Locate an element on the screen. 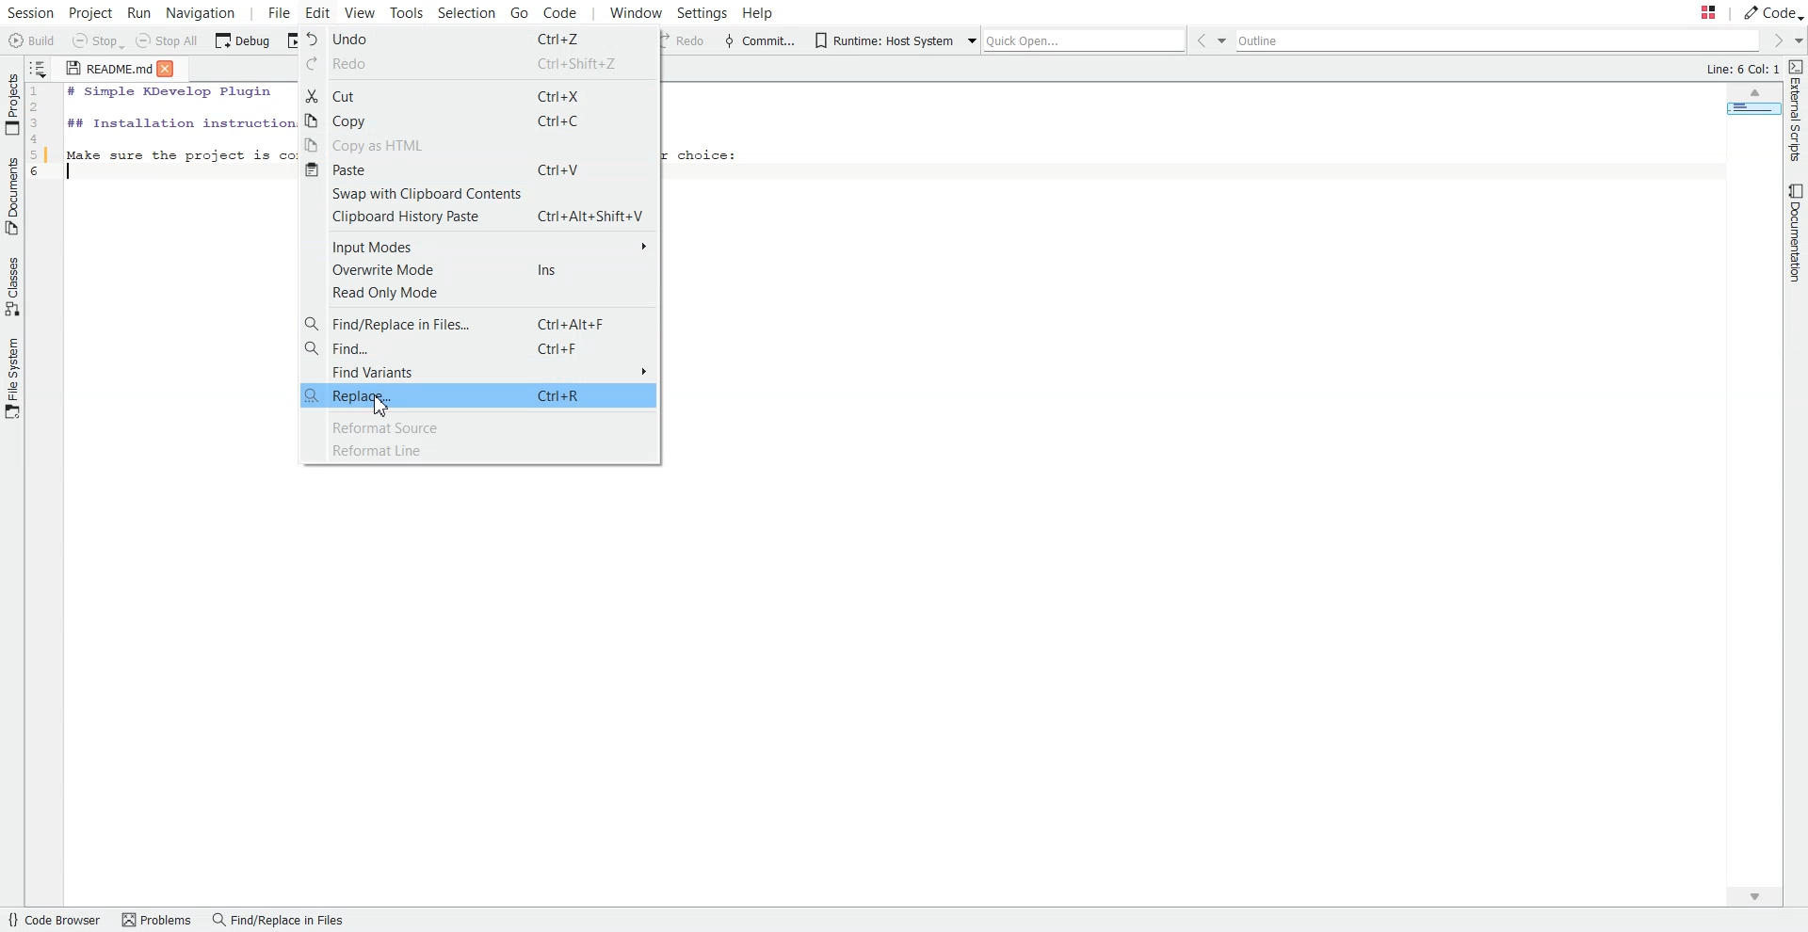  README.md (document) is located at coordinates (108, 70).